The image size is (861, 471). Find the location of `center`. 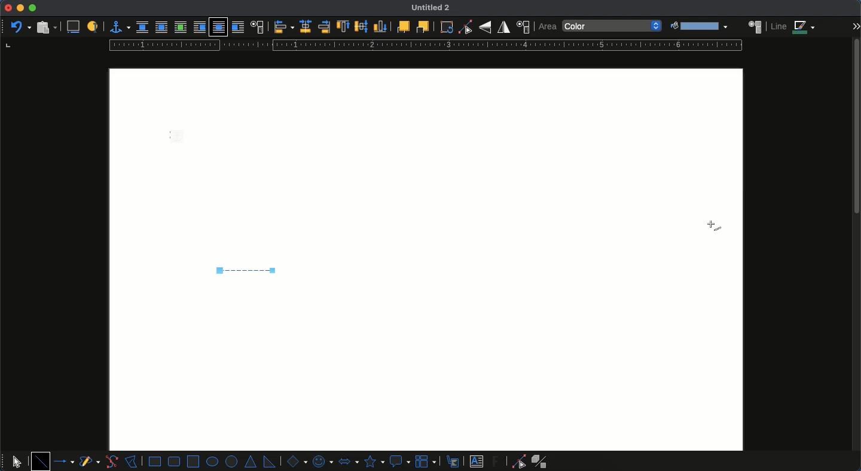

center is located at coordinates (306, 26).